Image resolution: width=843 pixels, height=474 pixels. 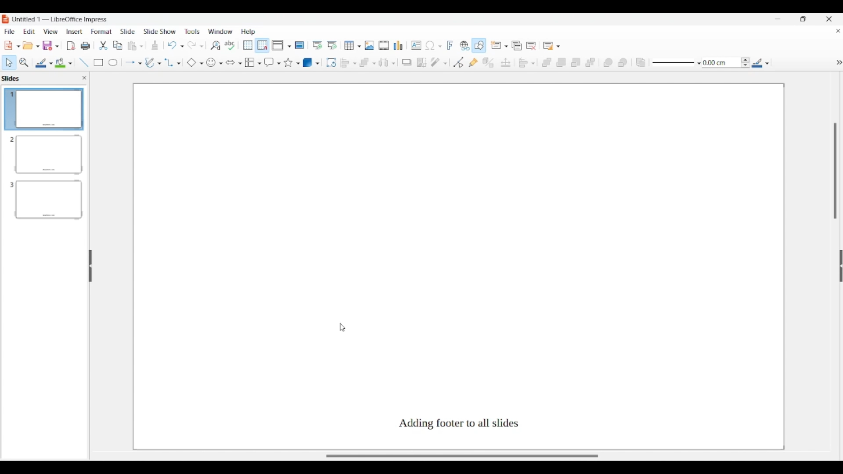 I want to click on Slider, so click(x=458, y=455).